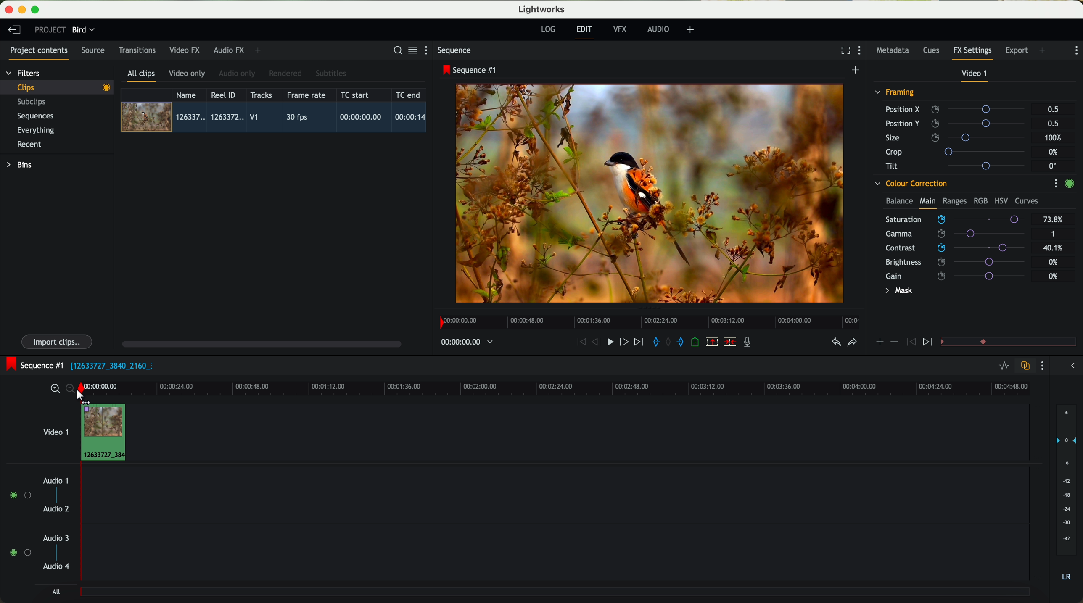 The image size is (1083, 603). What do you see at coordinates (9, 10) in the screenshot?
I see `close program` at bounding box center [9, 10].